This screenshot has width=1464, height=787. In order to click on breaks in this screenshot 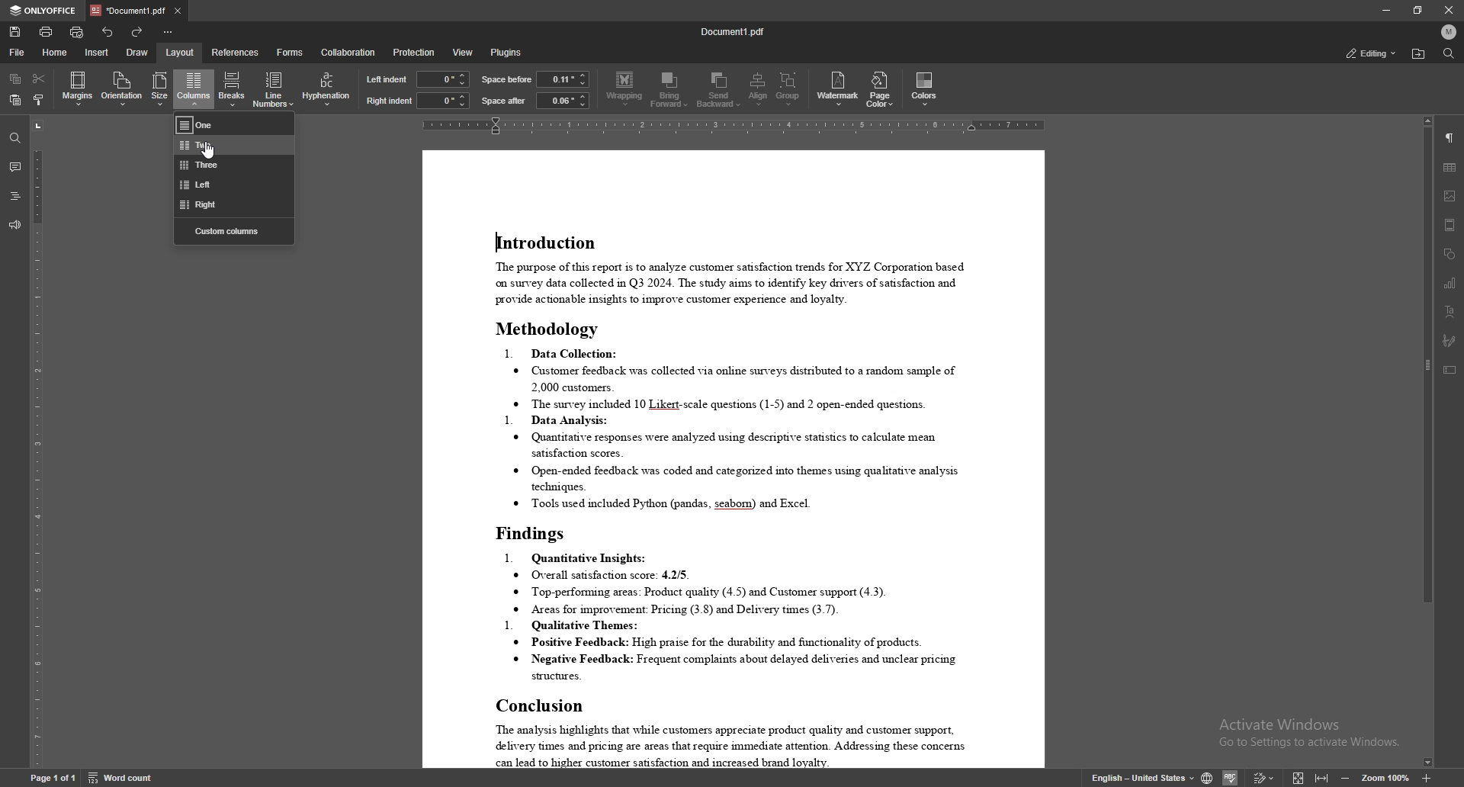, I will do `click(233, 88)`.